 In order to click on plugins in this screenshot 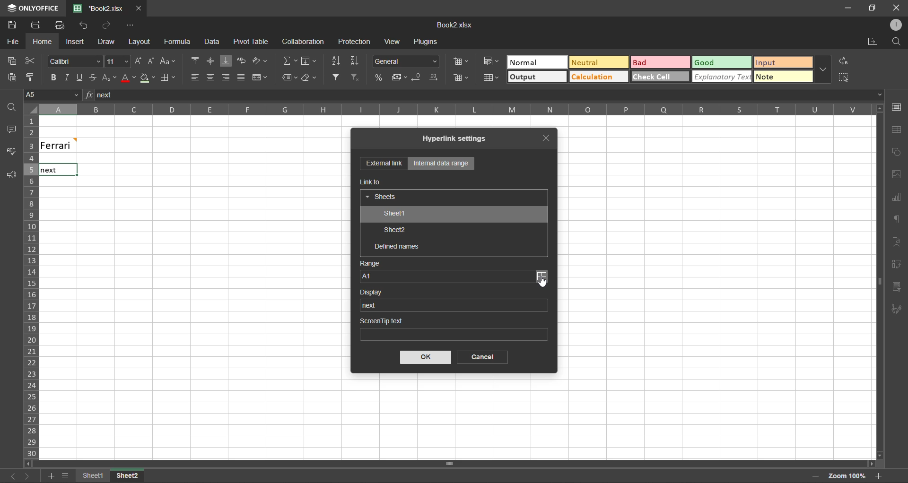, I will do `click(426, 43)`.